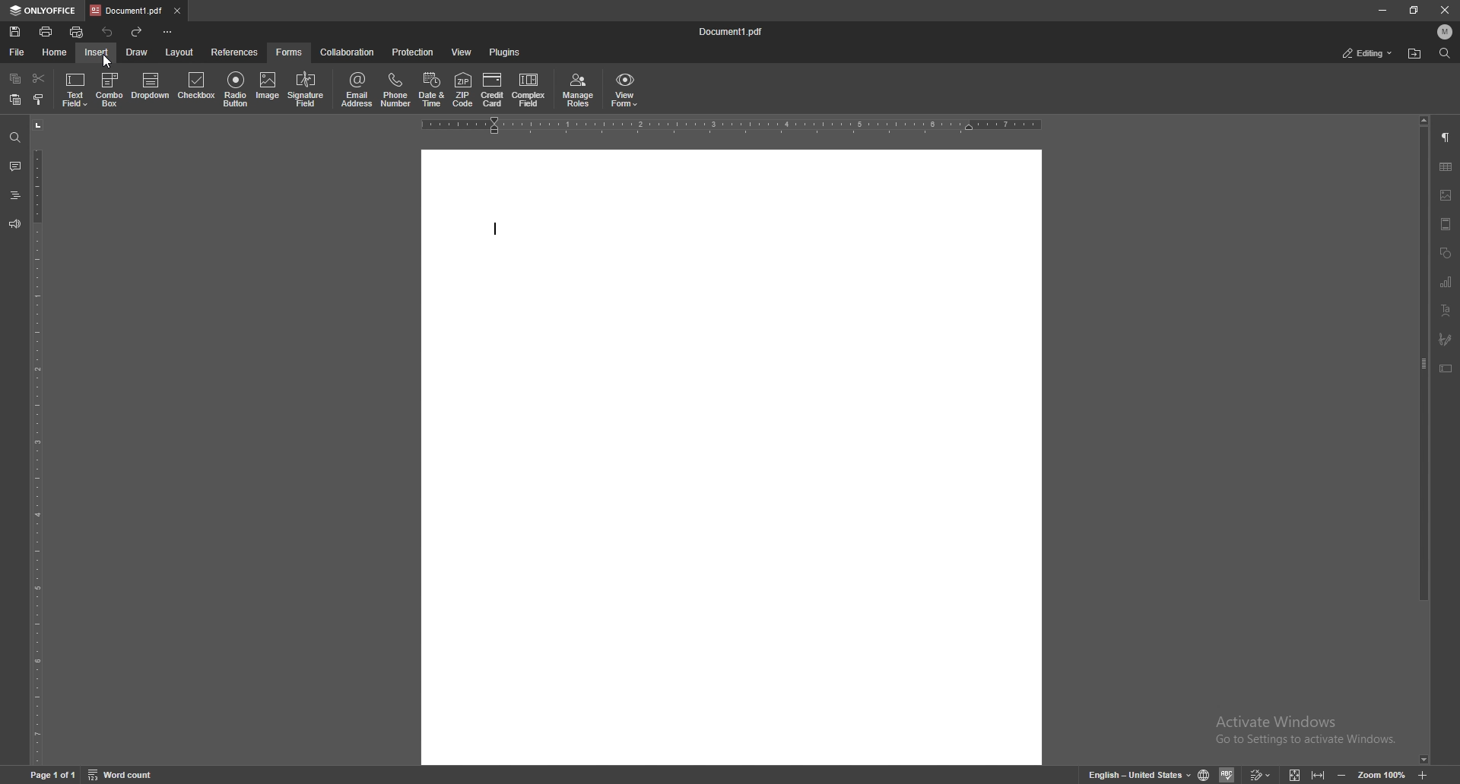  Describe the element at coordinates (14, 136) in the screenshot. I see `find` at that location.